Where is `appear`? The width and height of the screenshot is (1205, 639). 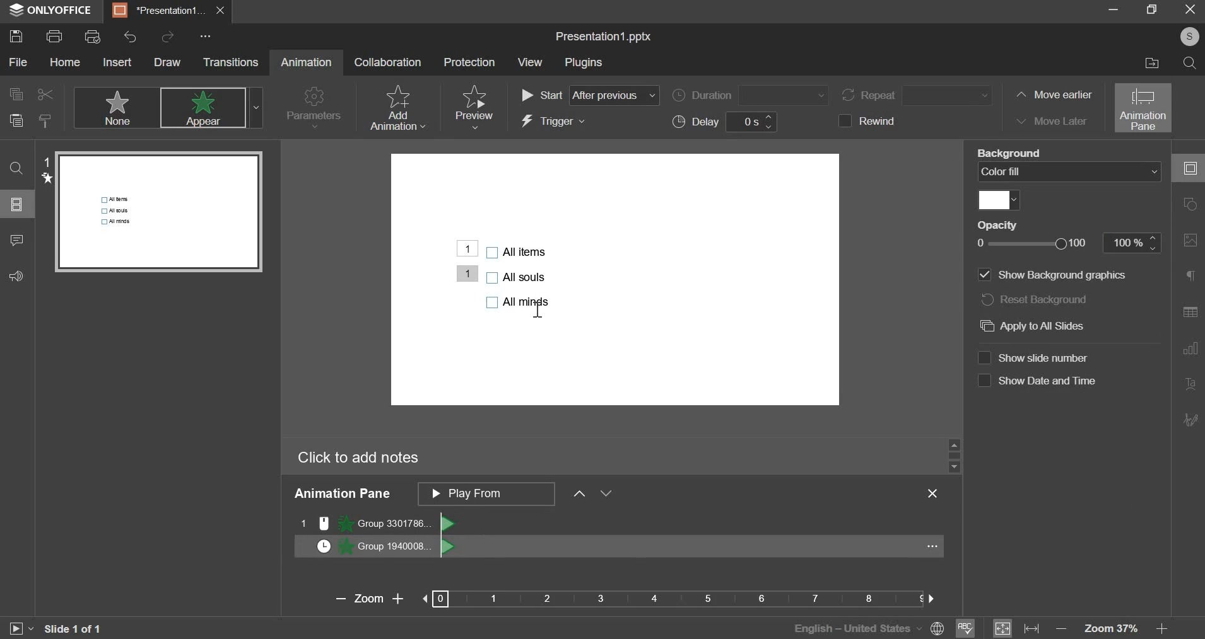 appear is located at coordinates (211, 108).